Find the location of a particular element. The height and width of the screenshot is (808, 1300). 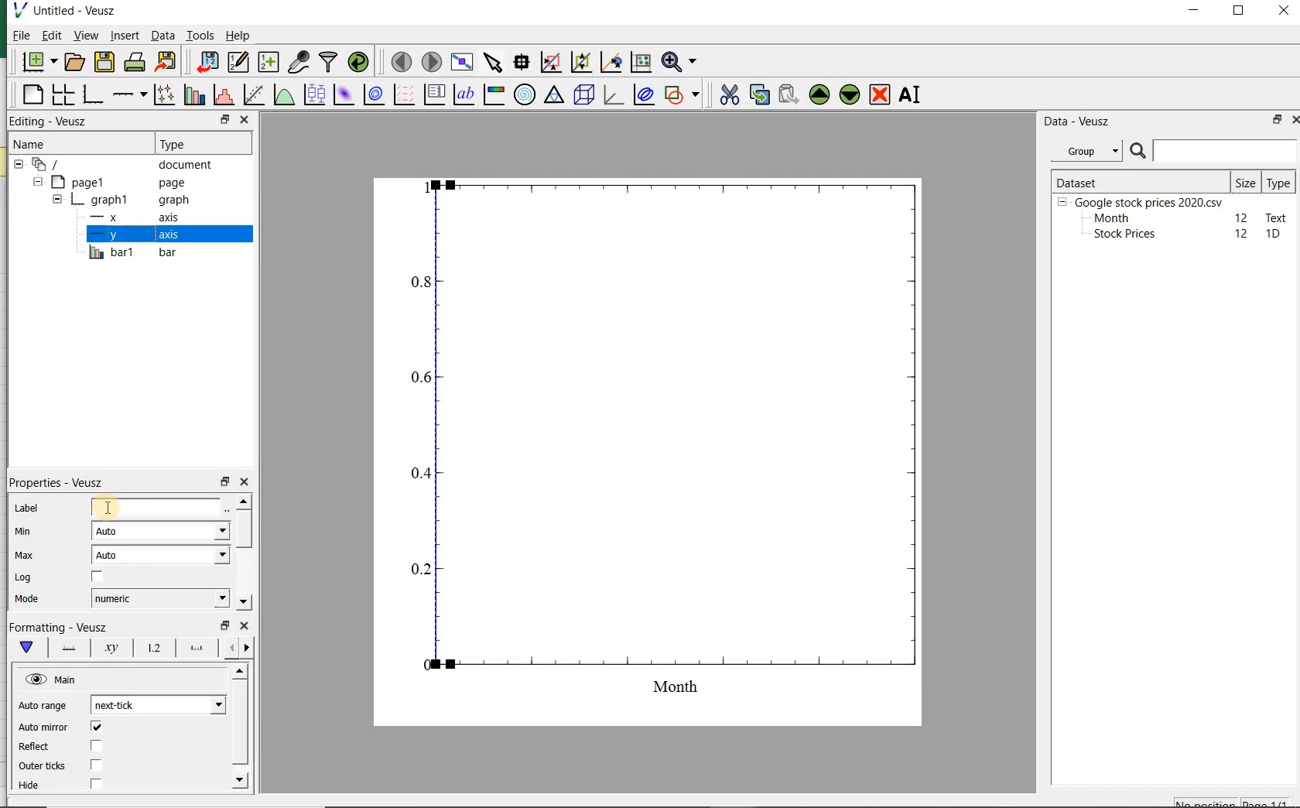

Month is located at coordinates (1110, 218).